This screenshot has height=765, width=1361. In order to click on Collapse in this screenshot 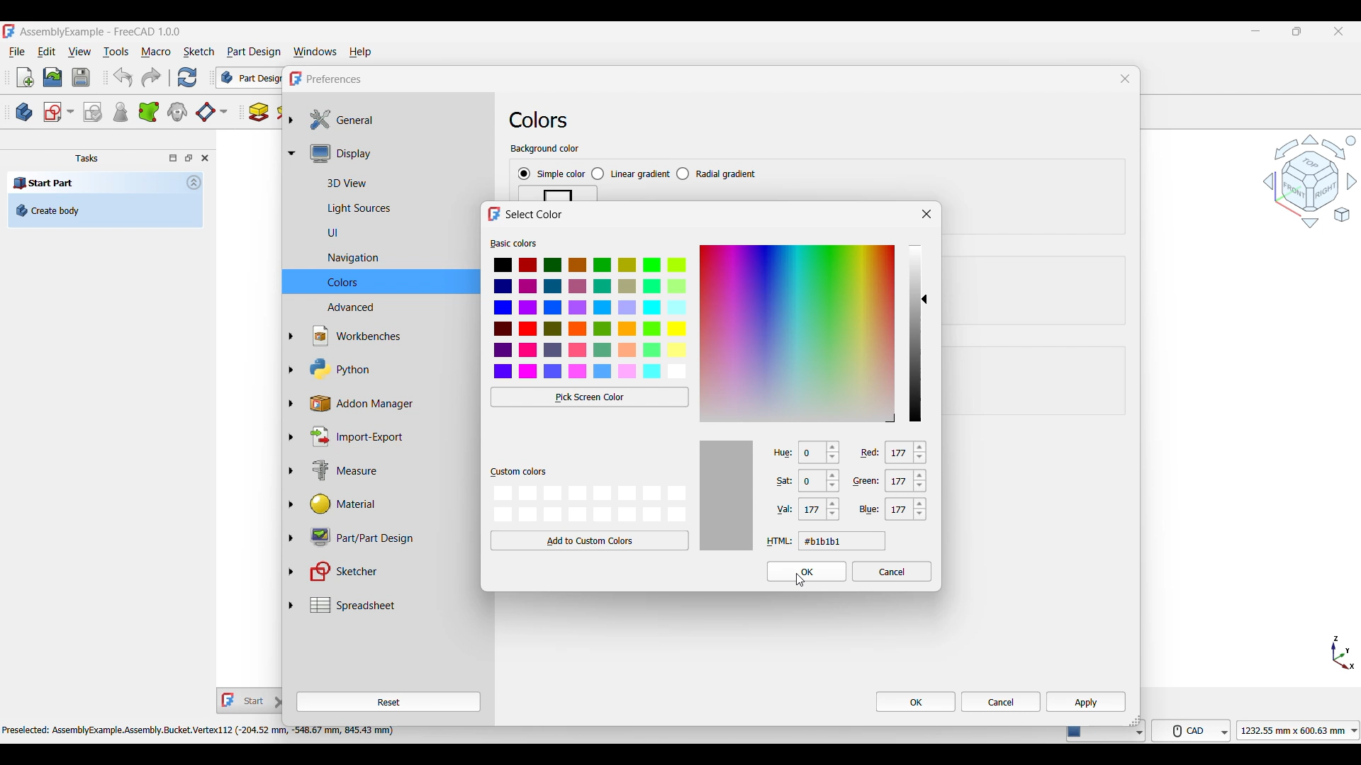, I will do `click(194, 182)`.